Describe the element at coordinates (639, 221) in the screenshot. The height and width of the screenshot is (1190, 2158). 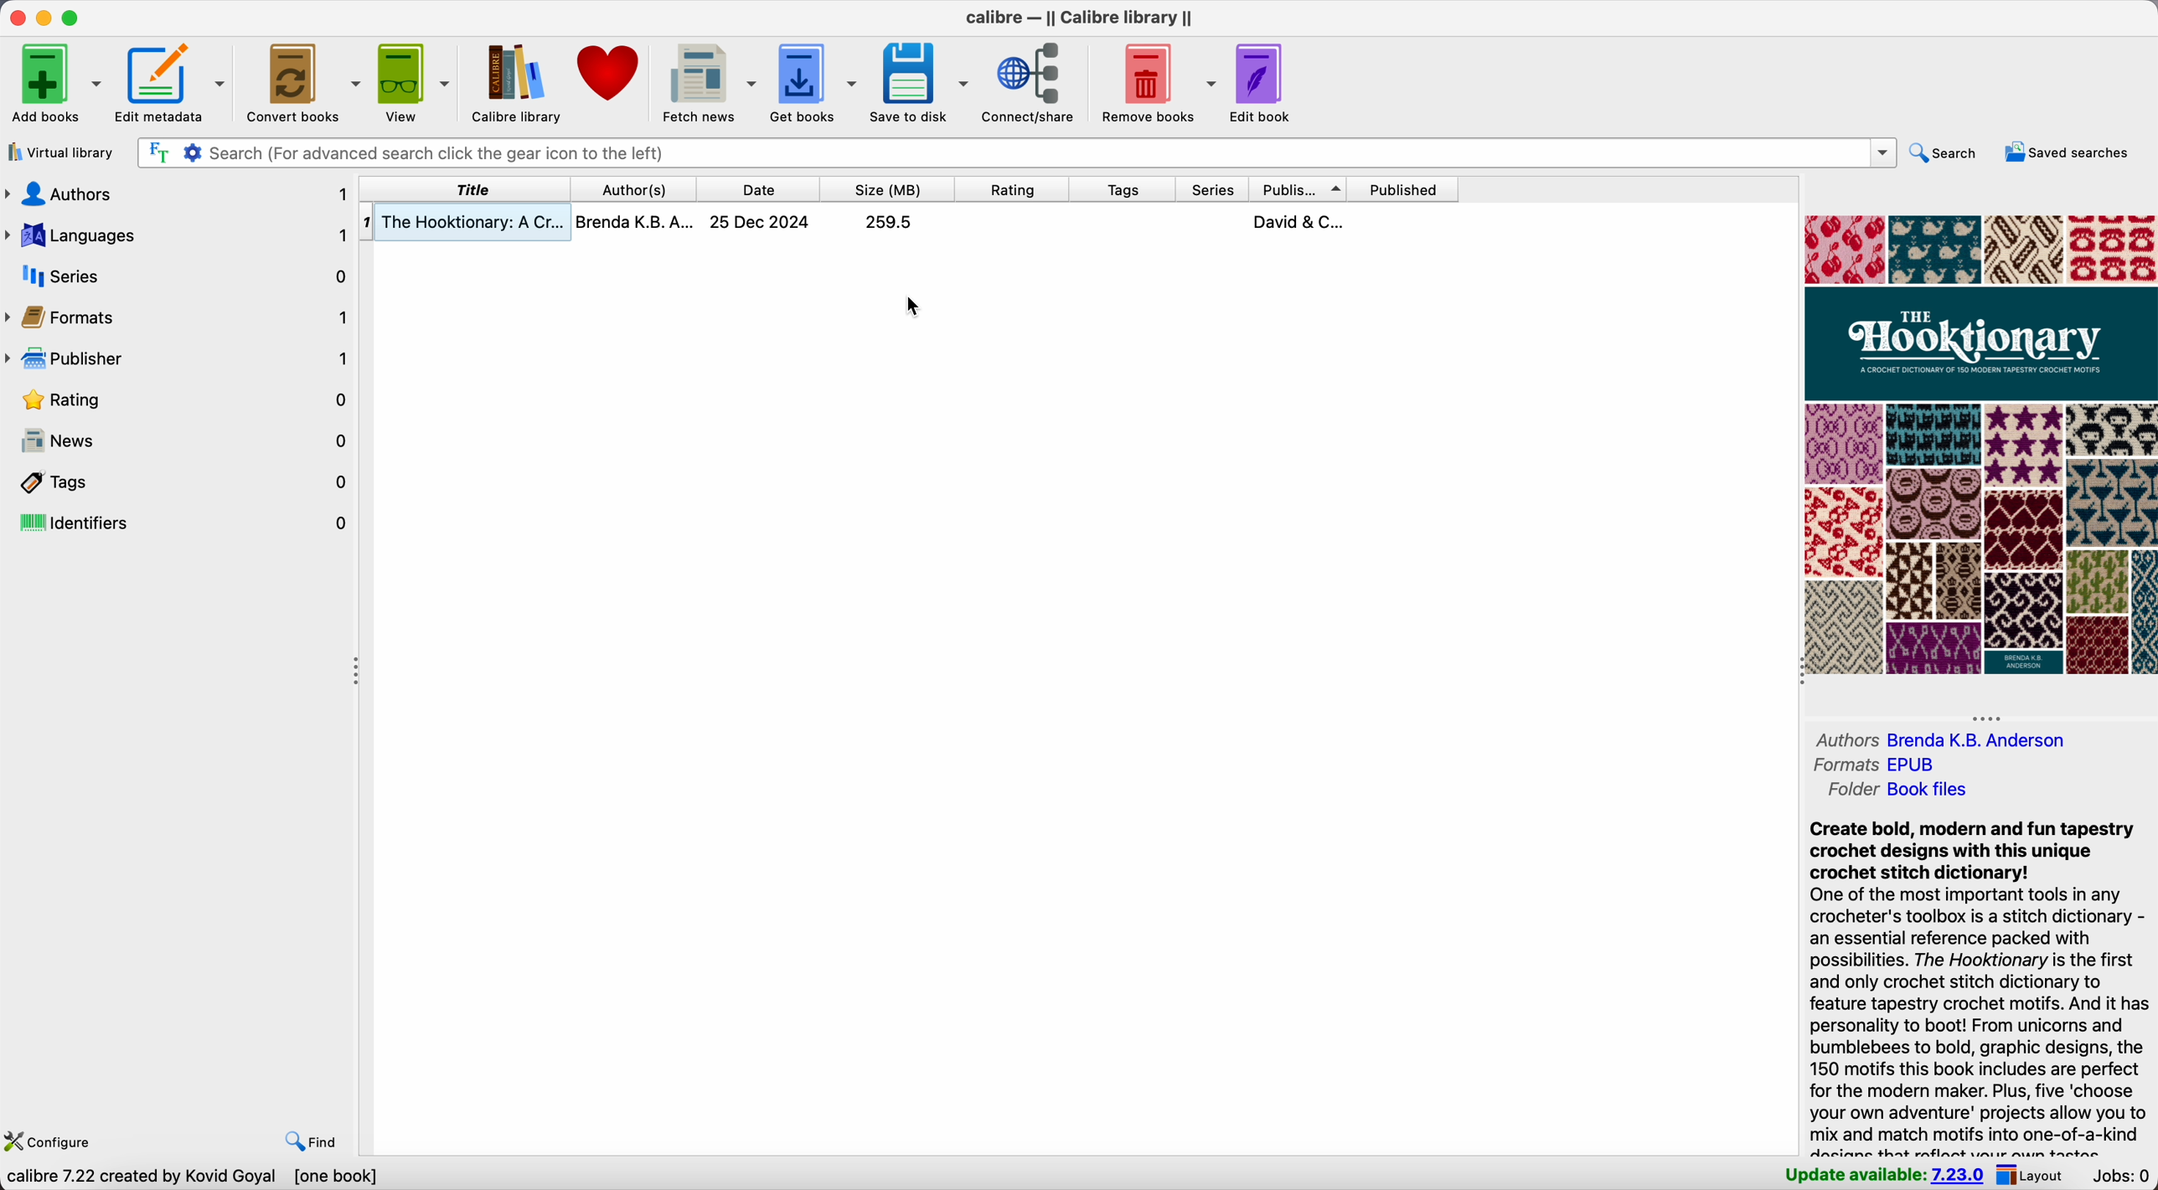
I see `Brenda K.B. A` at that location.